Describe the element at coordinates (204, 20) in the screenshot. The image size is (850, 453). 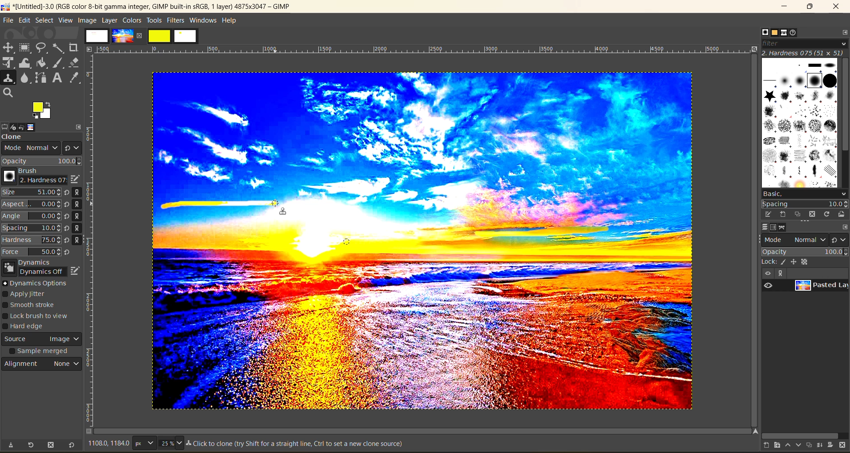
I see `windows` at that location.